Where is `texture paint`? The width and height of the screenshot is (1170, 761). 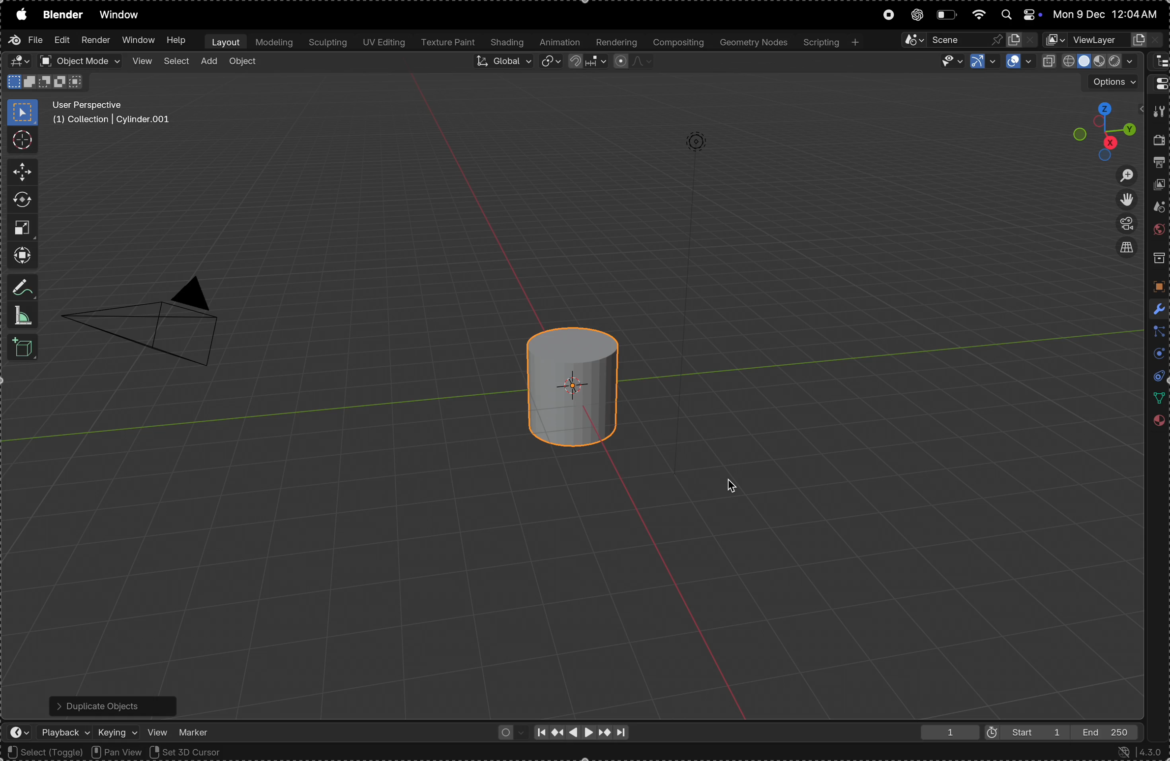
texture paint is located at coordinates (448, 43).